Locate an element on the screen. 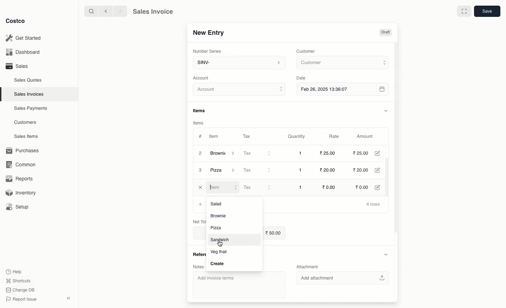  Collapse is located at coordinates (69, 299).